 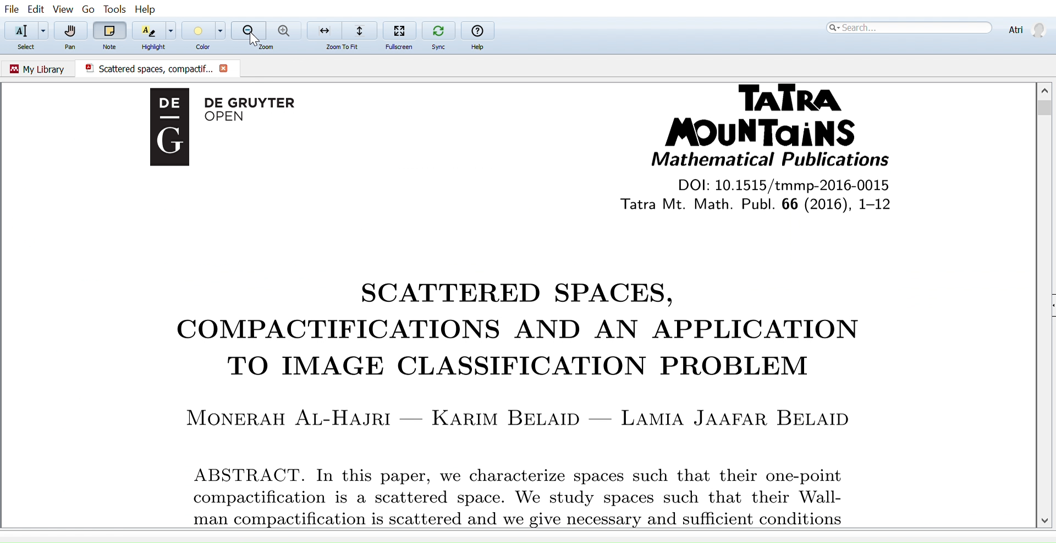 I want to click on Search, so click(x=908, y=27).